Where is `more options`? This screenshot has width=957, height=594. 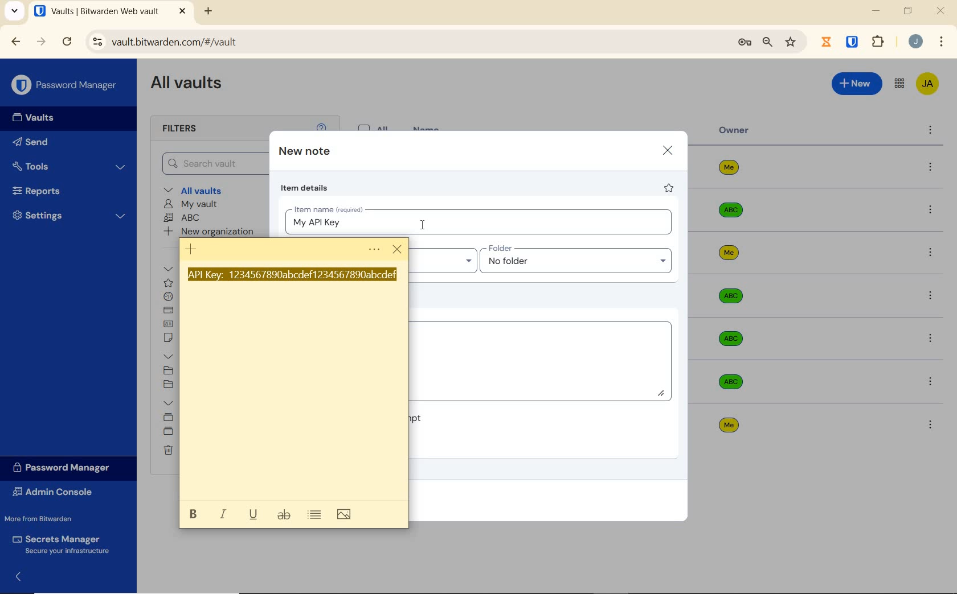 more options is located at coordinates (931, 339).